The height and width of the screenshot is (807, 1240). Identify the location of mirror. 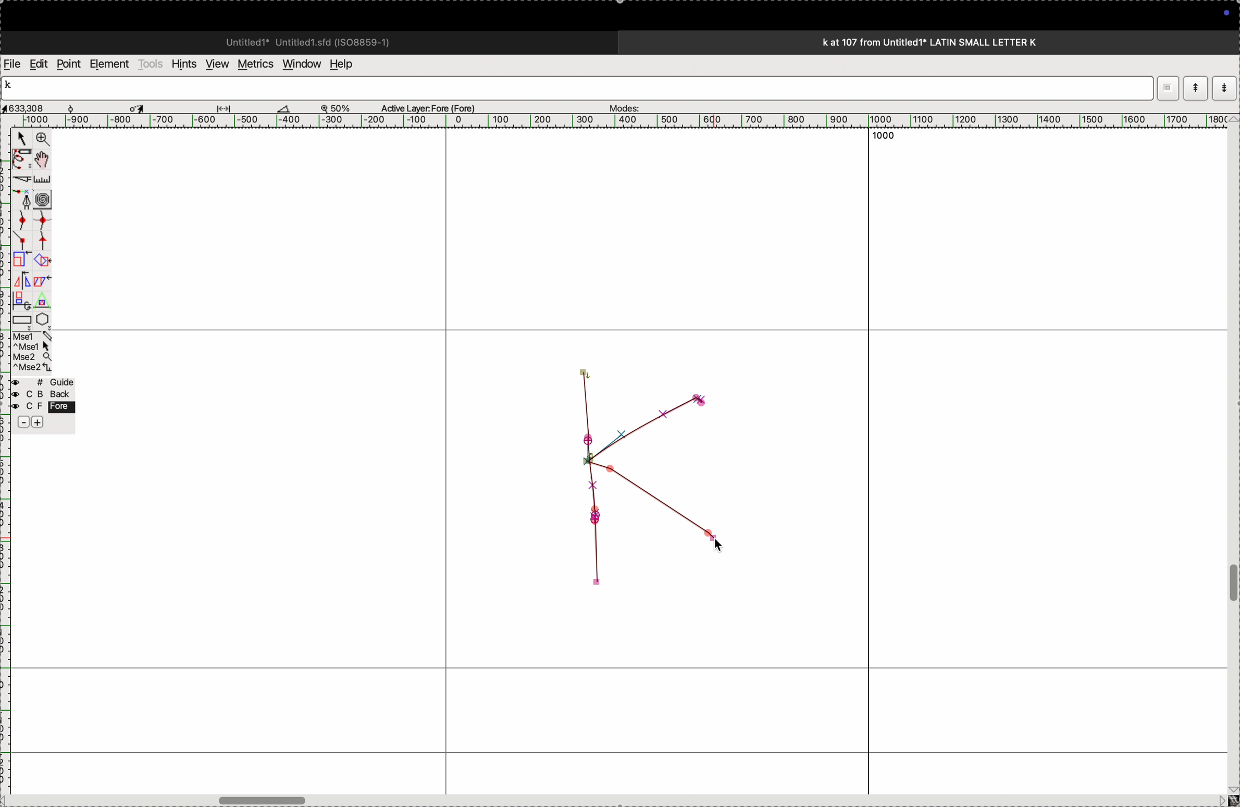
(21, 289).